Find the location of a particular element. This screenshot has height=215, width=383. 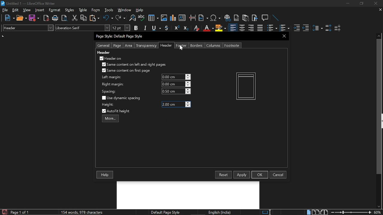

Cursor is located at coordinates (181, 47).